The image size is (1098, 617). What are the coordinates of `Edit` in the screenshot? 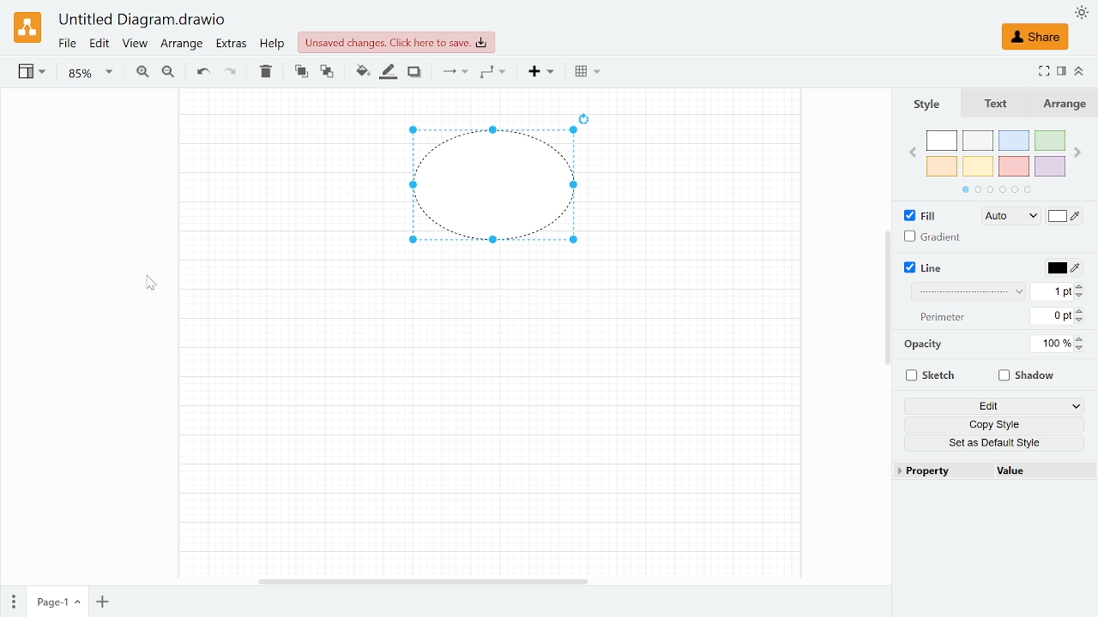 It's located at (99, 44).